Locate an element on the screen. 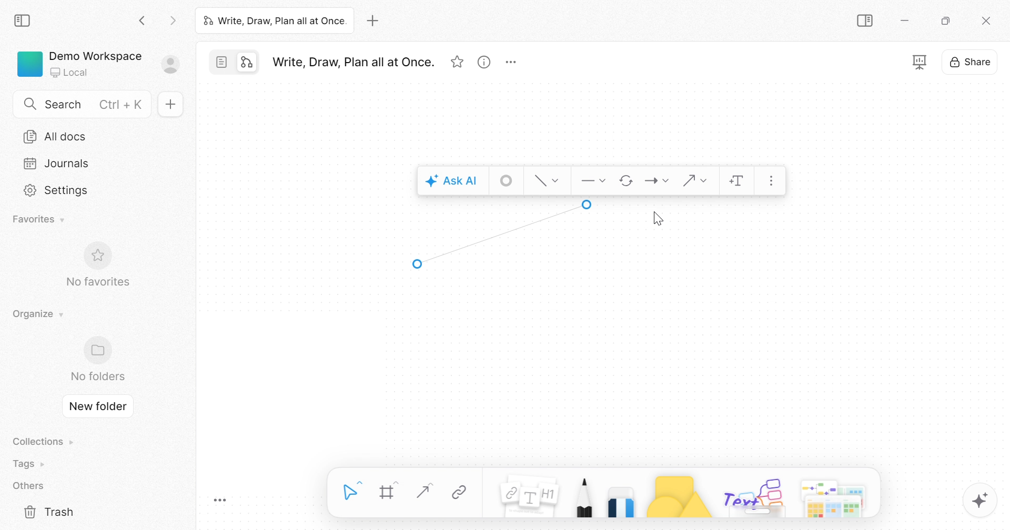 The height and width of the screenshot is (530, 1010). Back is located at coordinates (143, 22).